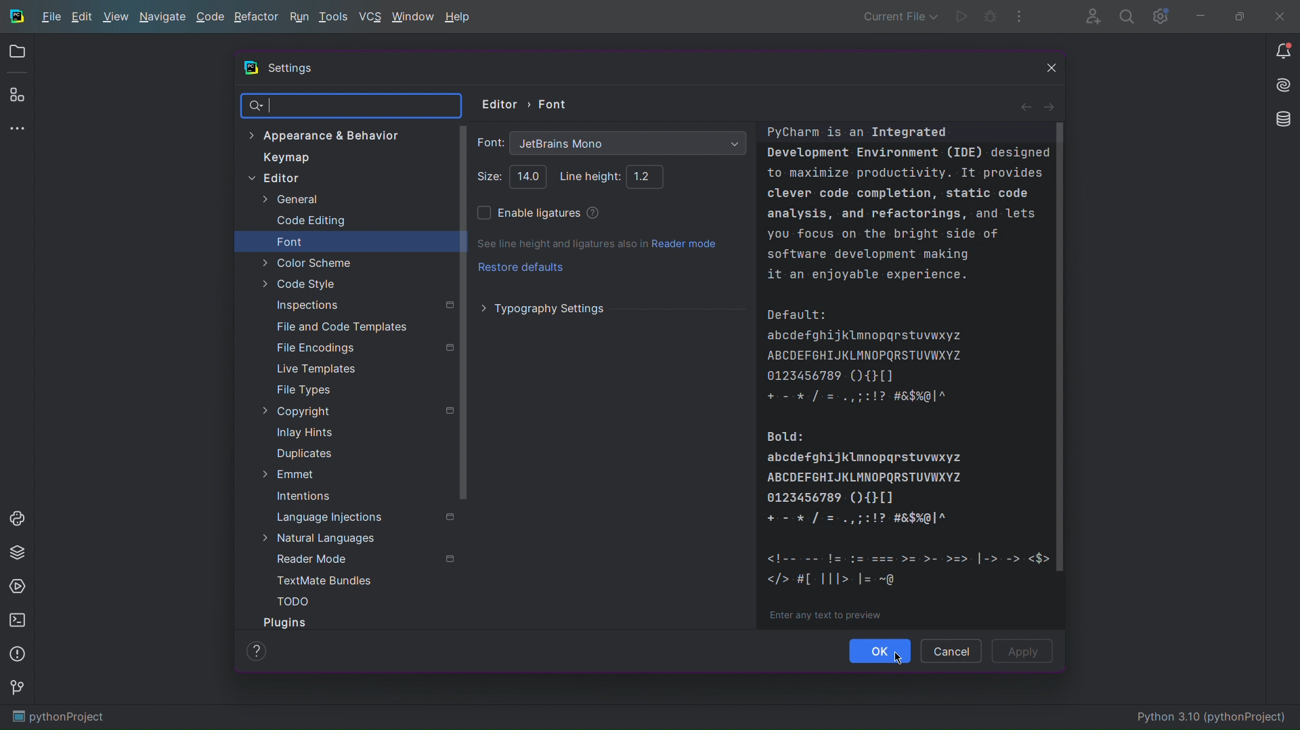  What do you see at coordinates (370, 17) in the screenshot?
I see `VCS` at bounding box center [370, 17].